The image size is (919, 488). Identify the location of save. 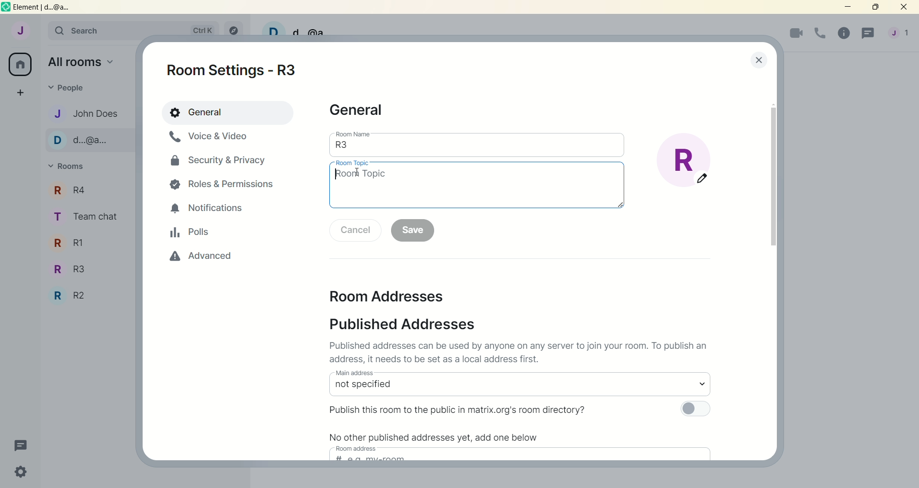
(413, 231).